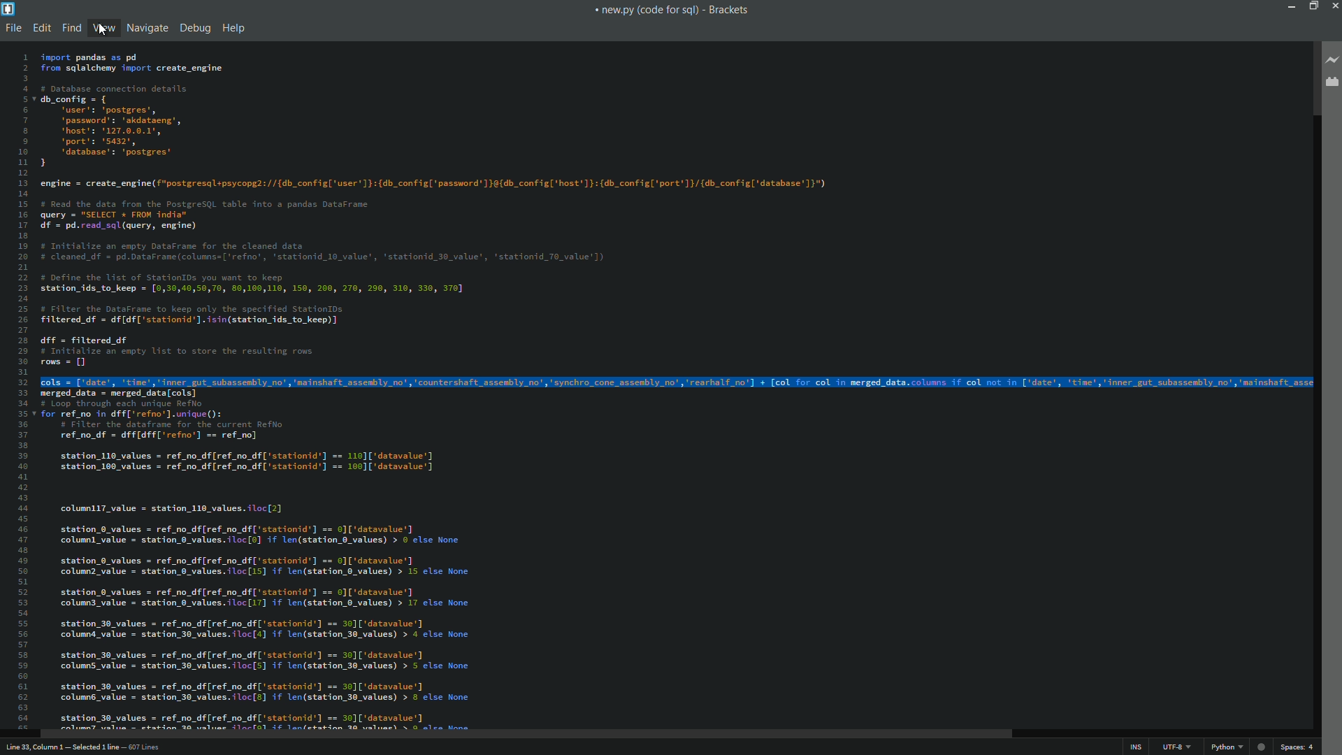 The width and height of the screenshot is (1342, 755). Describe the element at coordinates (43, 28) in the screenshot. I see `edit menu` at that location.